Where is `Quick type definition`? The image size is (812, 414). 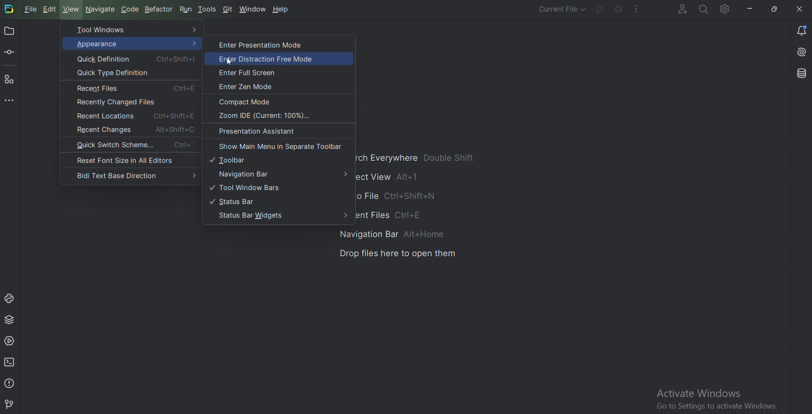 Quick type definition is located at coordinates (114, 73).